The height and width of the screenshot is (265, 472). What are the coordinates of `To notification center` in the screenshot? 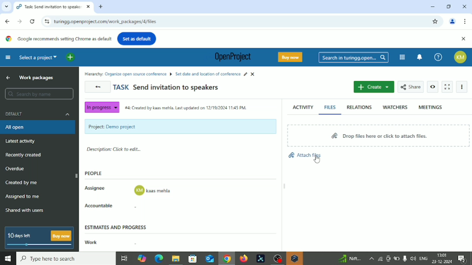 It's located at (420, 56).